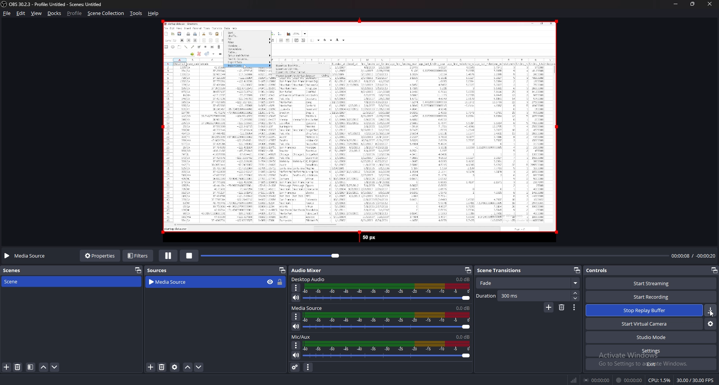  Describe the element at coordinates (599, 270) in the screenshot. I see `controls` at that location.